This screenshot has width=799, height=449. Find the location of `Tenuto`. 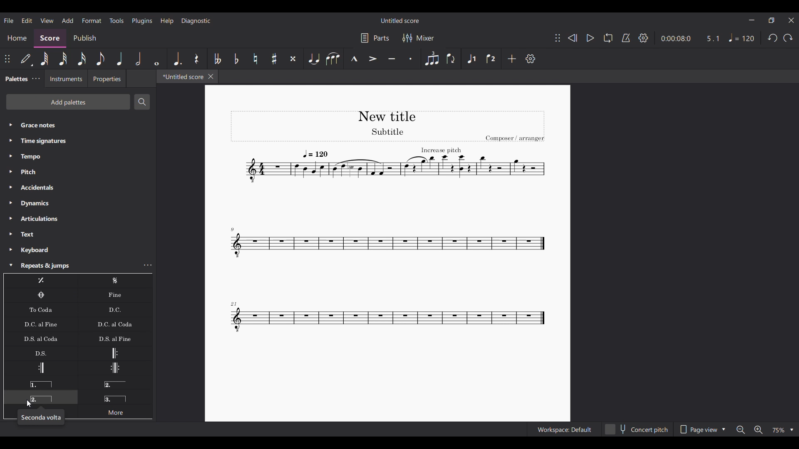

Tenuto is located at coordinates (392, 59).